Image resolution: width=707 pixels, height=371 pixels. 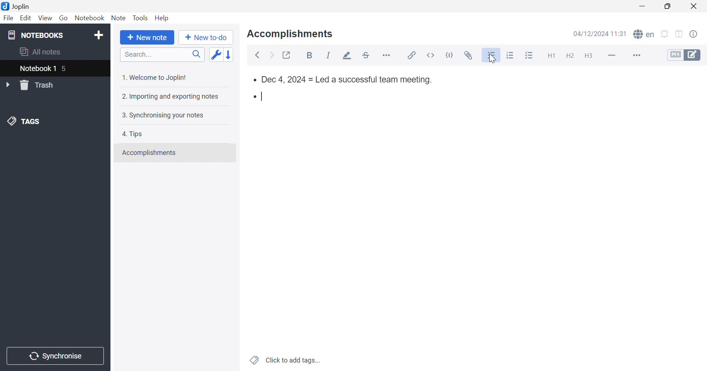 What do you see at coordinates (150, 153) in the screenshot?
I see `Accomplishments` at bounding box center [150, 153].